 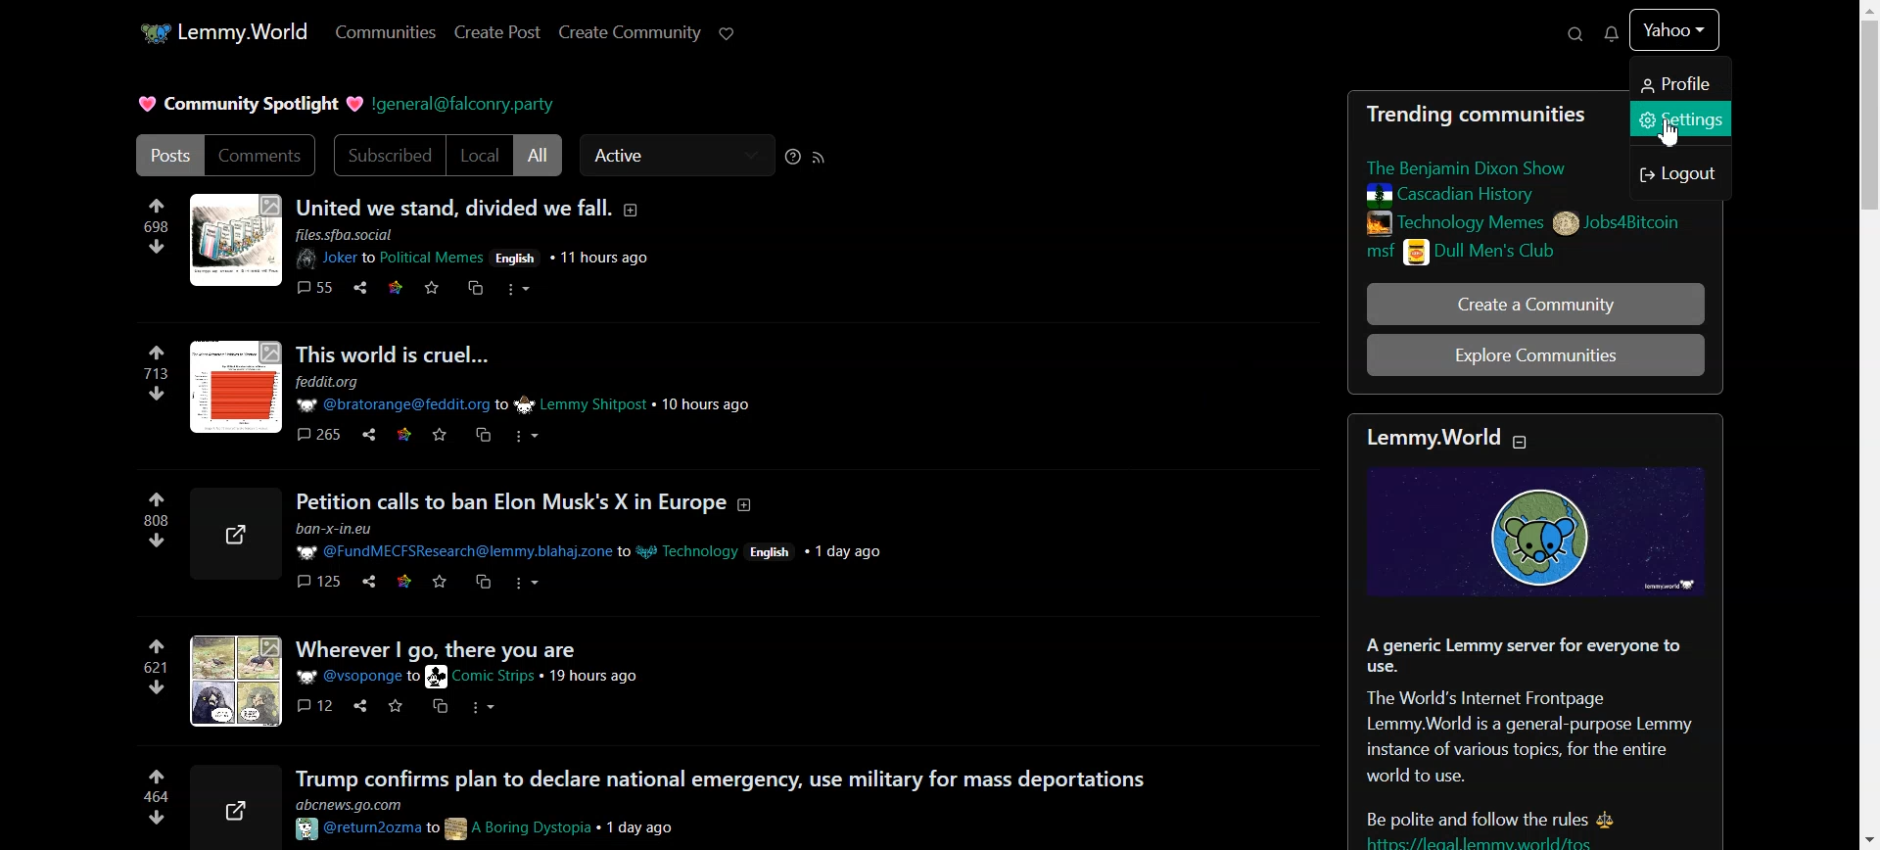 I want to click on username, so click(x=446, y=555).